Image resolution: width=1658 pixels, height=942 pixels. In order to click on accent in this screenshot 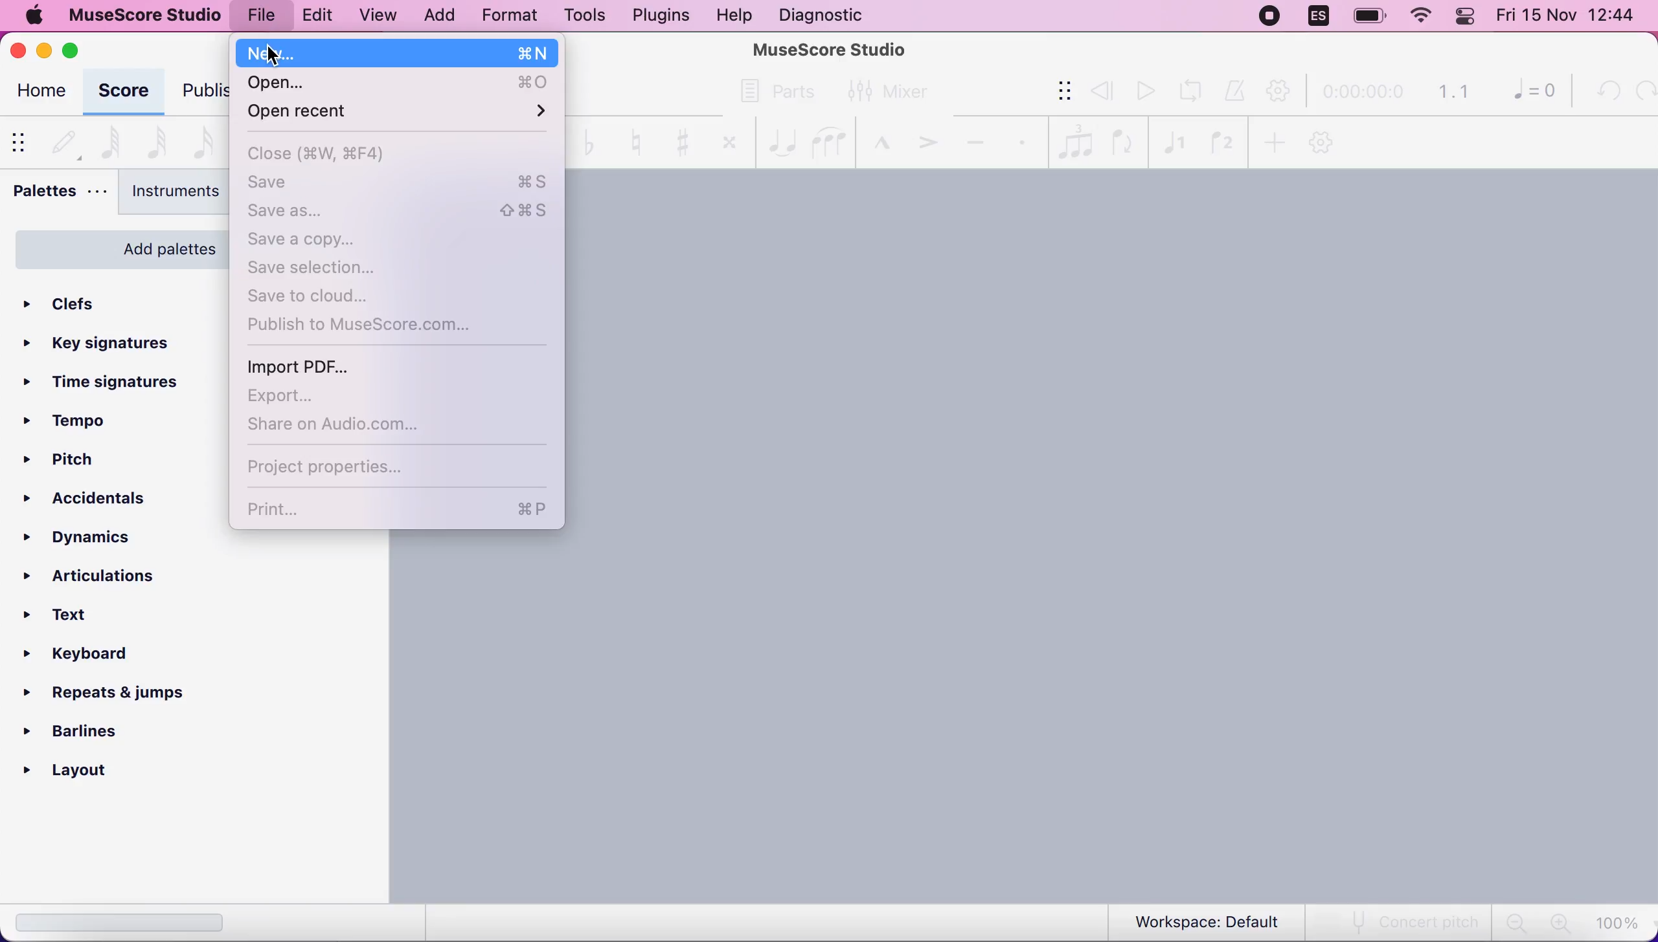, I will do `click(924, 138)`.